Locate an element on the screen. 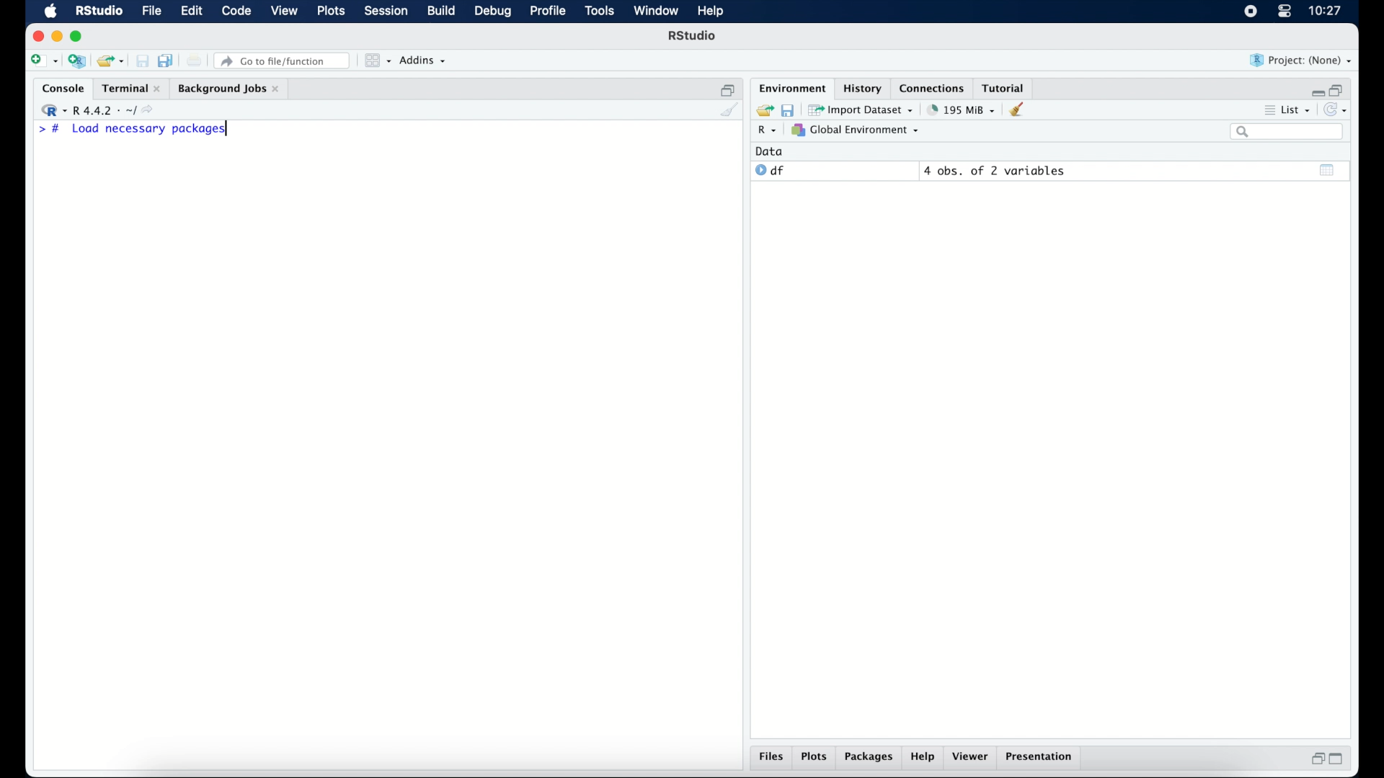  project (none) is located at coordinates (1302, 61).